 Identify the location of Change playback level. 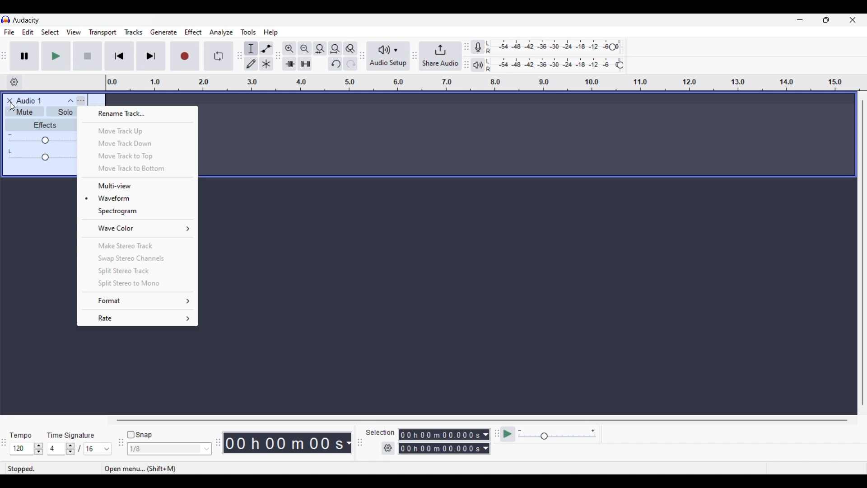
(620, 66).